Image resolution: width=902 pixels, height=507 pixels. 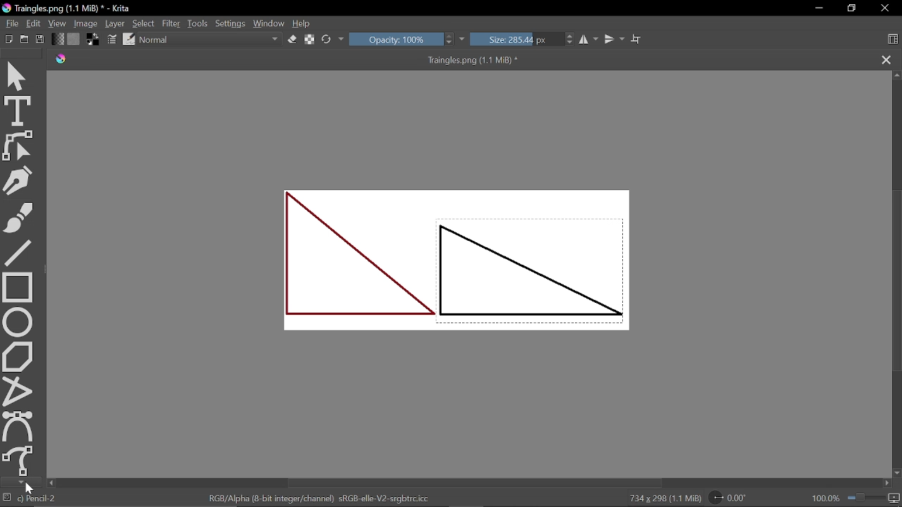 What do you see at coordinates (143, 23) in the screenshot?
I see `Select` at bounding box center [143, 23].